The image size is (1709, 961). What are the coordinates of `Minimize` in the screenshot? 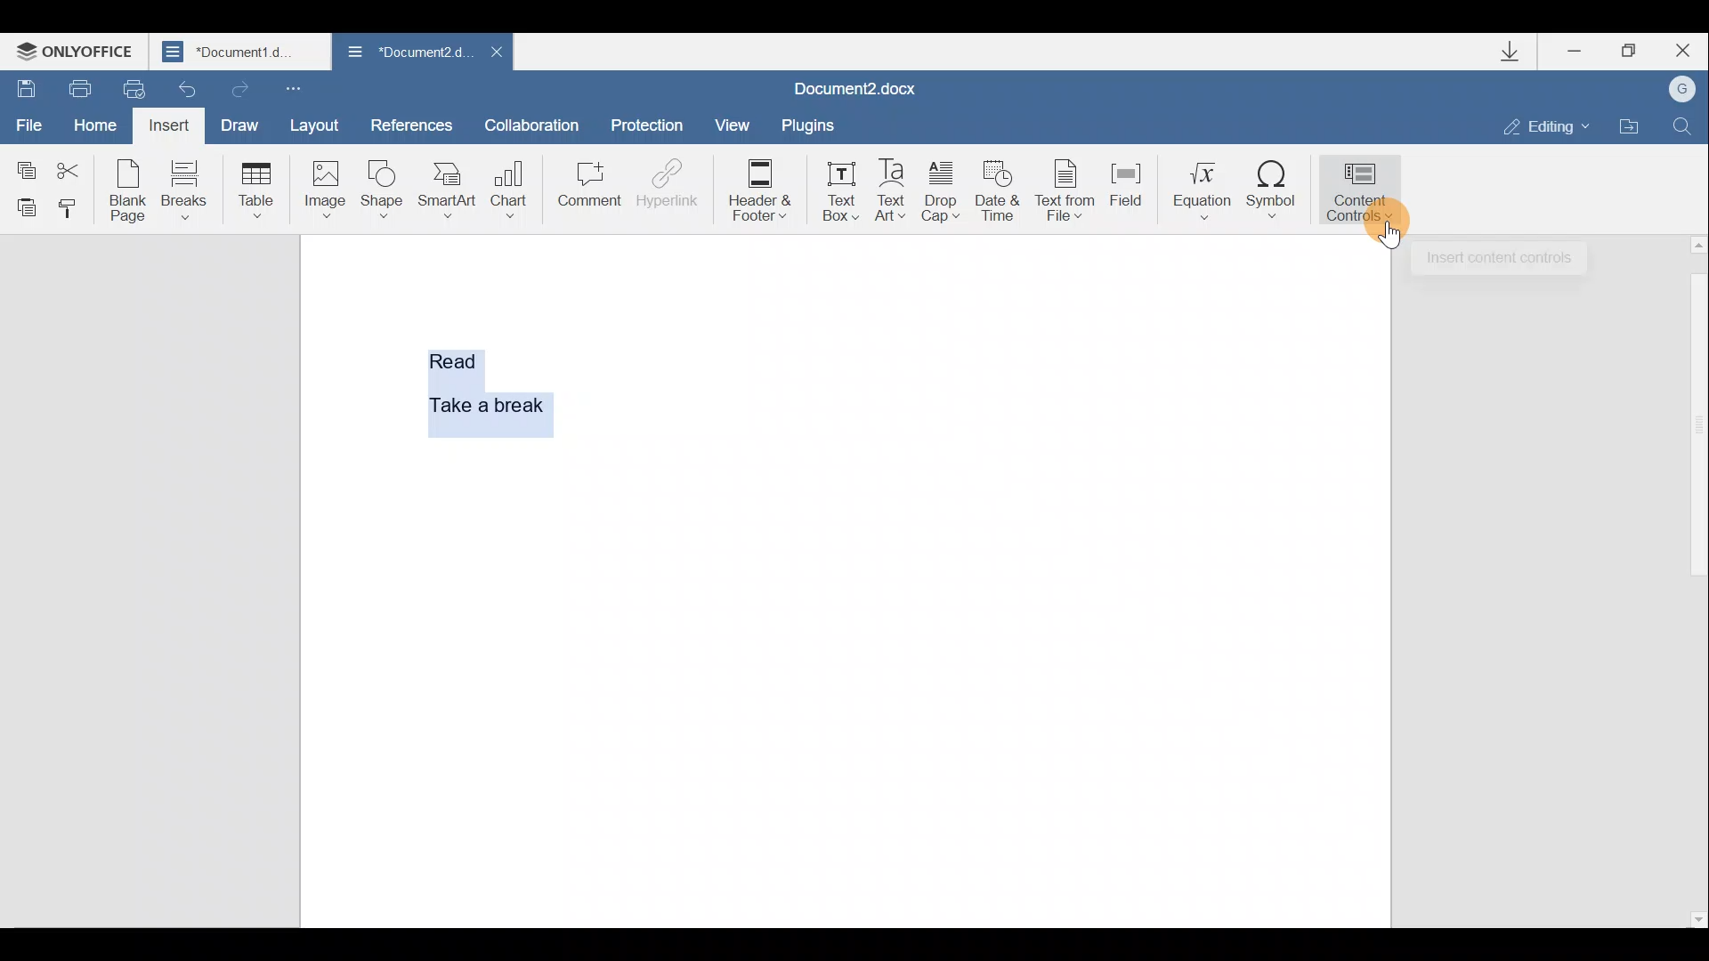 It's located at (1575, 53).